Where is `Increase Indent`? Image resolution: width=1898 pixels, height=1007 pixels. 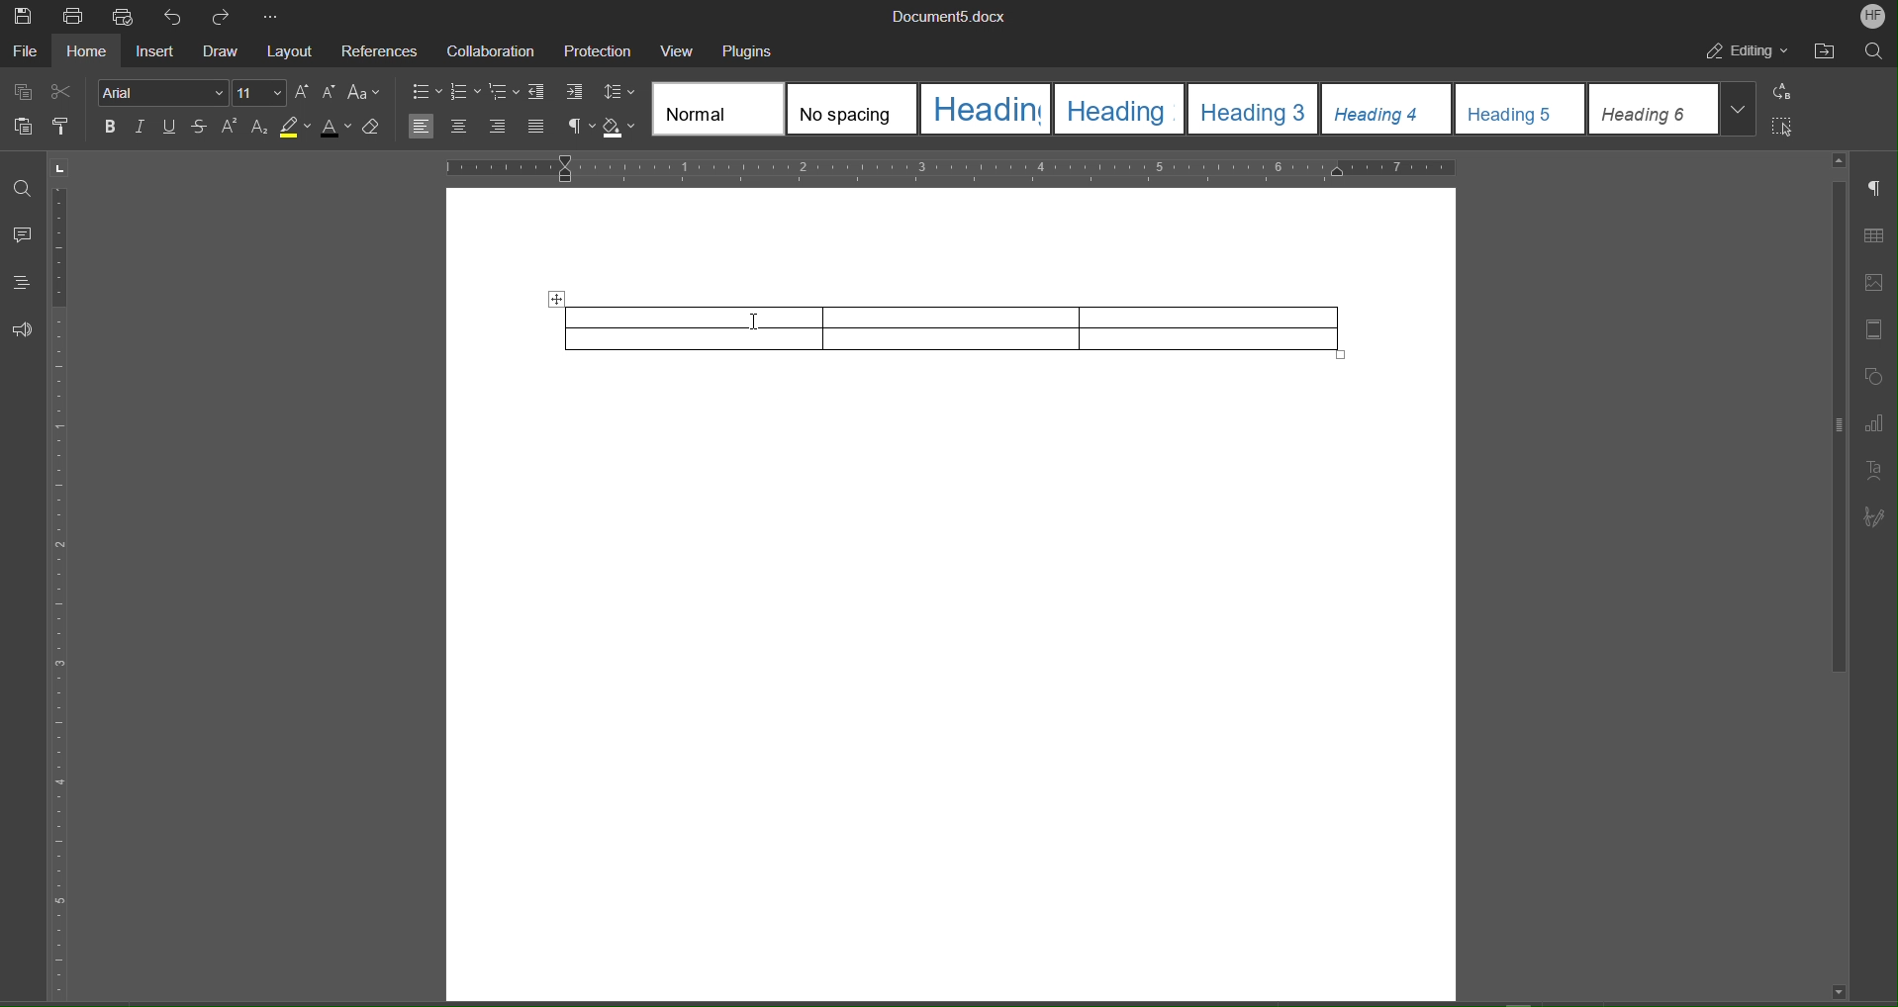
Increase Indent is located at coordinates (576, 93).